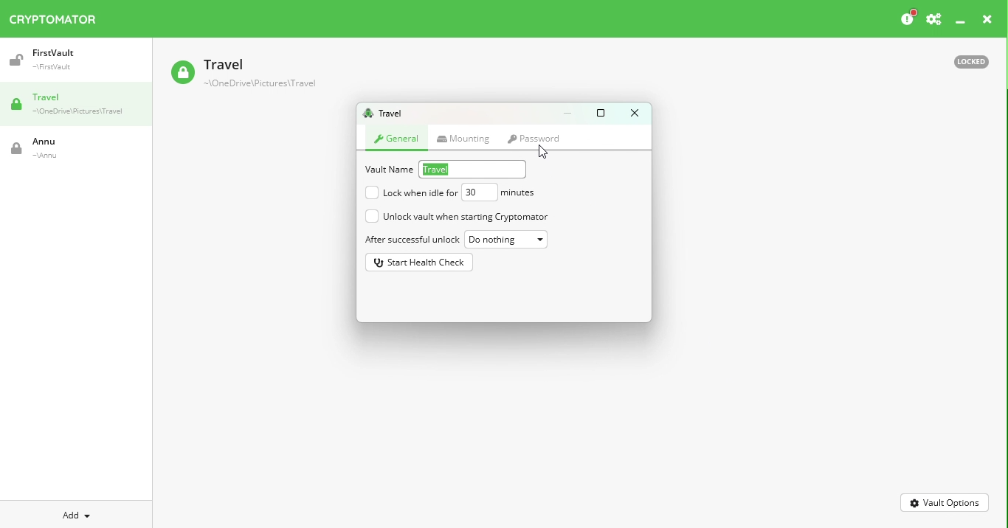 Image resolution: width=1008 pixels, height=528 pixels. What do you see at coordinates (63, 148) in the screenshot?
I see `Vault` at bounding box center [63, 148].